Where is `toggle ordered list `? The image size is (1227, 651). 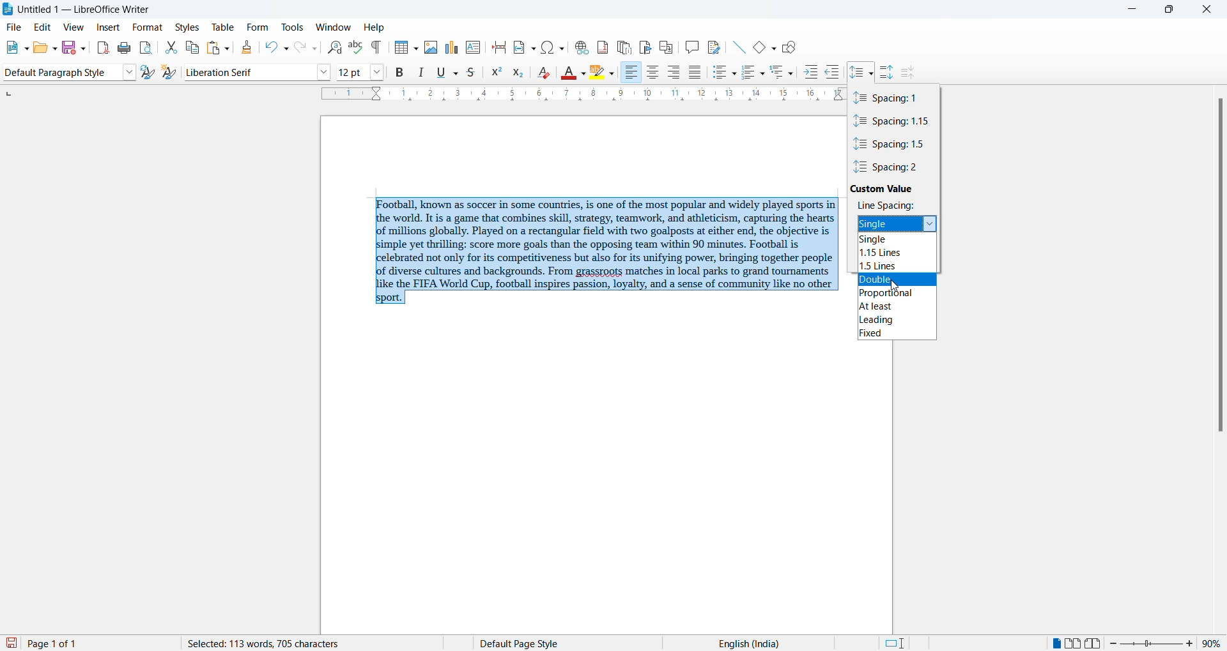
toggle ordered list  is located at coordinates (764, 74).